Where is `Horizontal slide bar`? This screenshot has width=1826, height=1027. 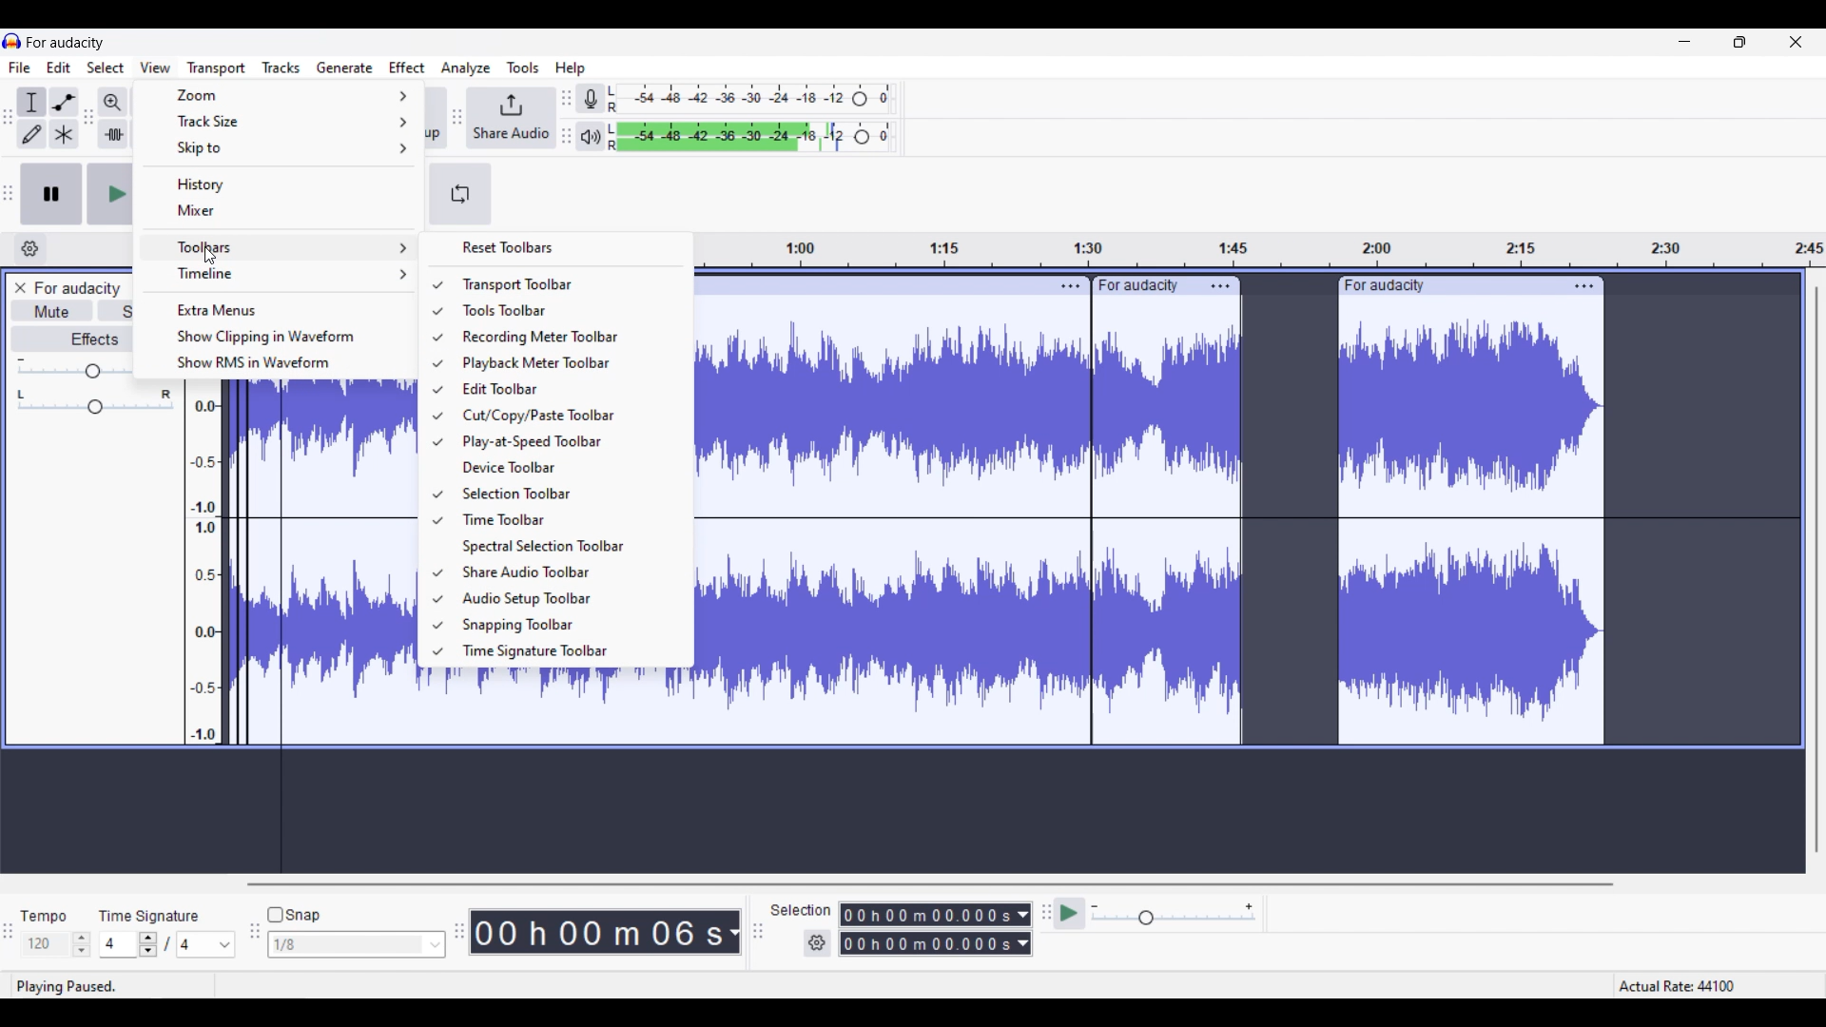 Horizontal slide bar is located at coordinates (926, 884).